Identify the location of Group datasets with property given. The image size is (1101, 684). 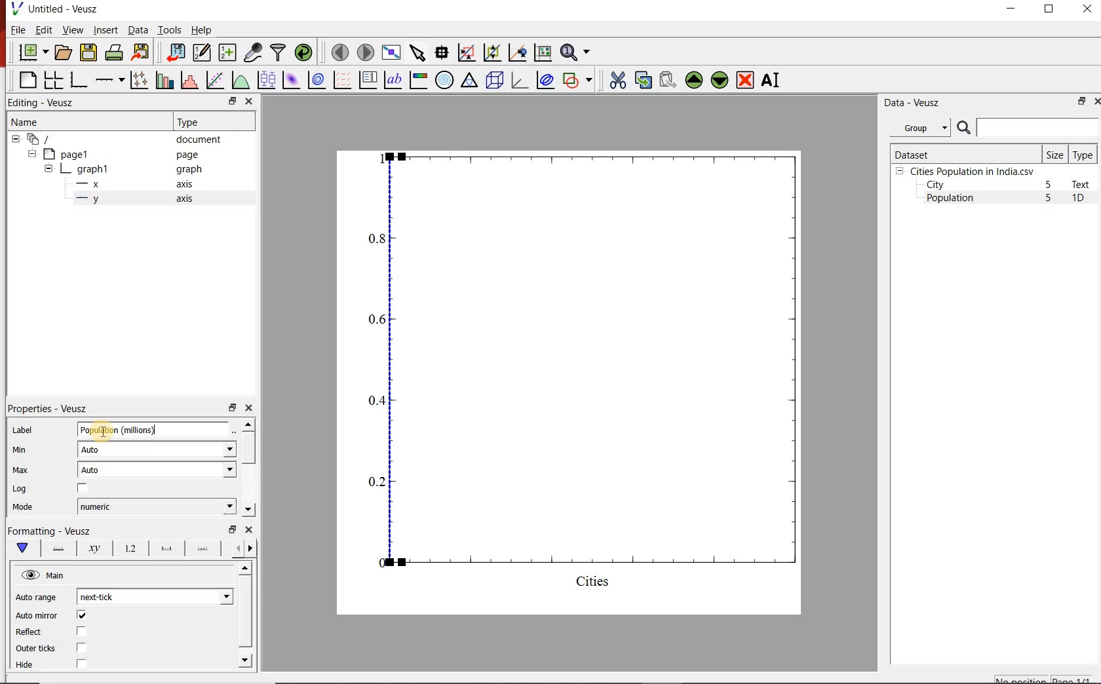
(919, 127).